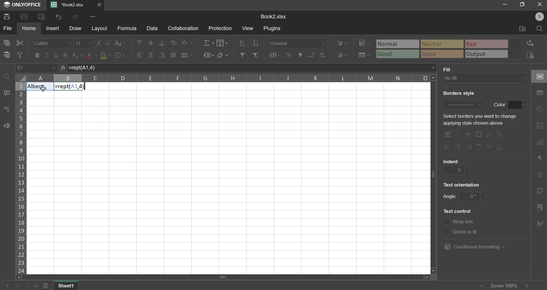  Describe the element at coordinates (70, 5) in the screenshot. I see `current sheet` at that location.